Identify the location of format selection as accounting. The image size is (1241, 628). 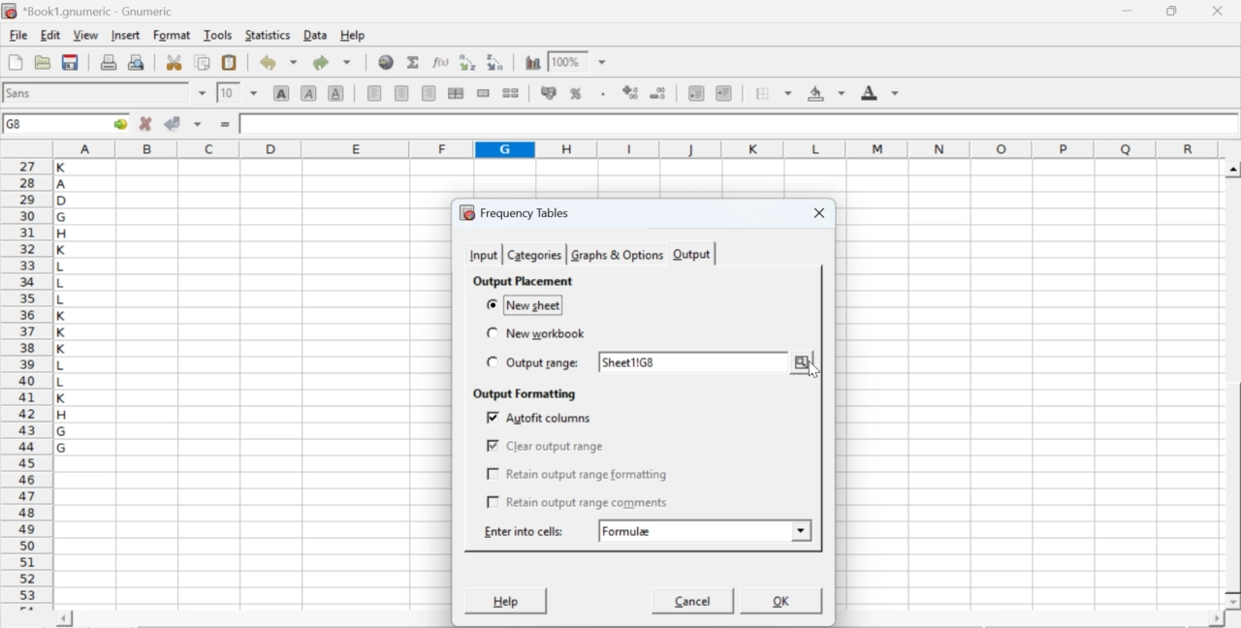
(549, 92).